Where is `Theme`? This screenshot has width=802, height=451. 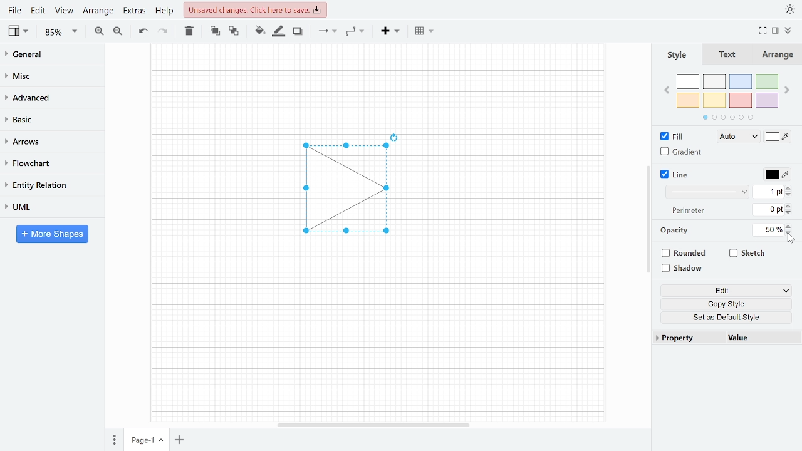 Theme is located at coordinates (791, 9).